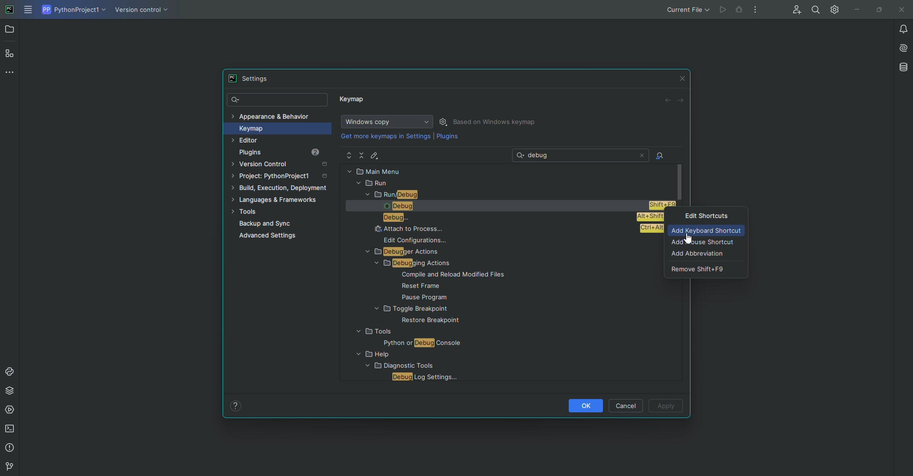  I want to click on OK, so click(584, 405).